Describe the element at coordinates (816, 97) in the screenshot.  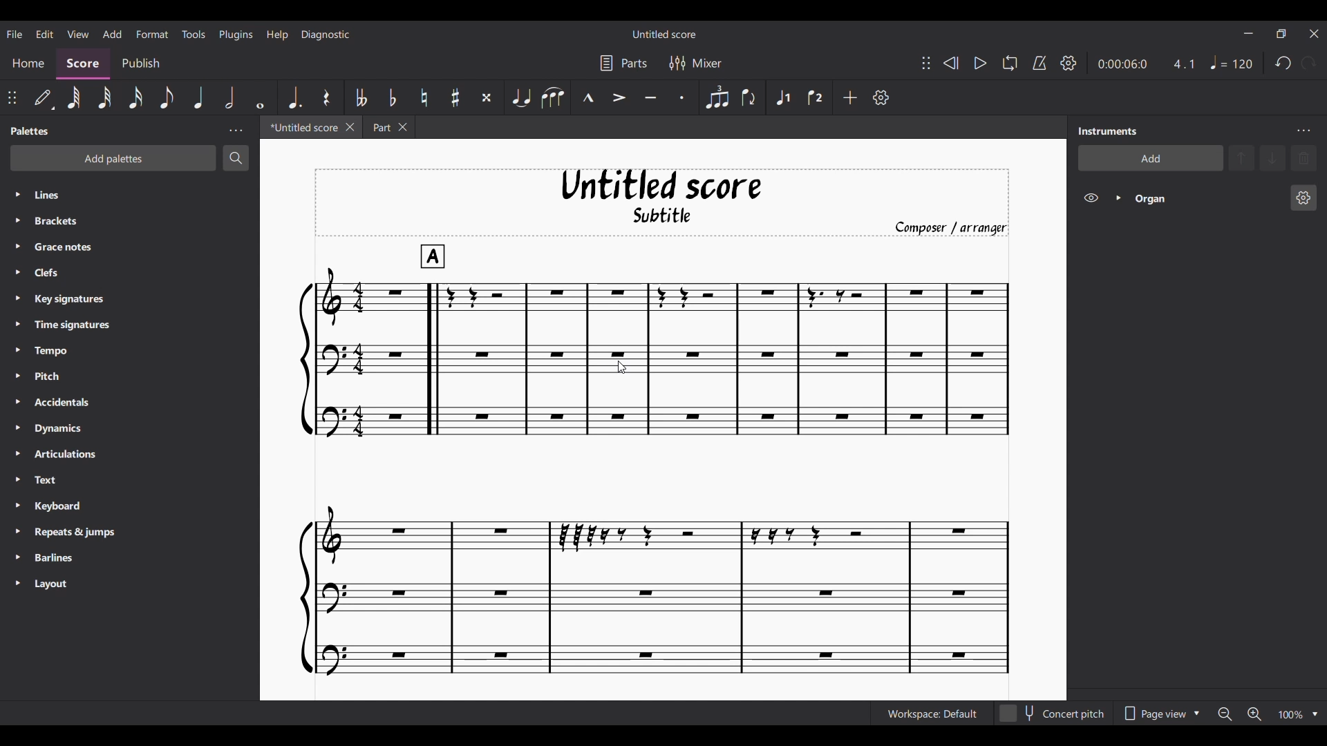
I see `Voice 2` at that location.